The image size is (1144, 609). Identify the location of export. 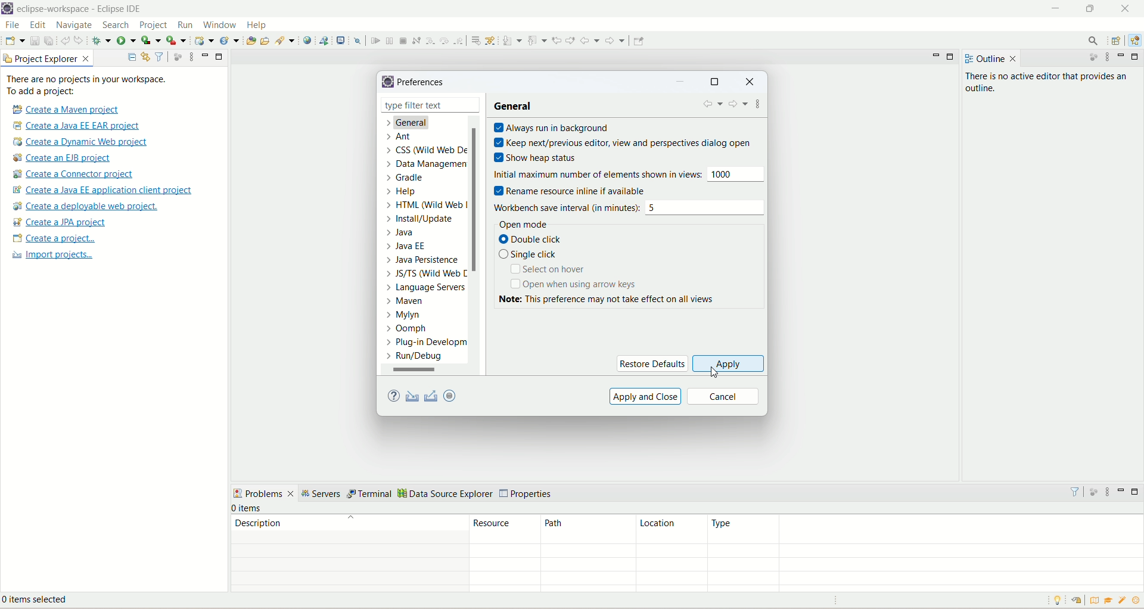
(432, 396).